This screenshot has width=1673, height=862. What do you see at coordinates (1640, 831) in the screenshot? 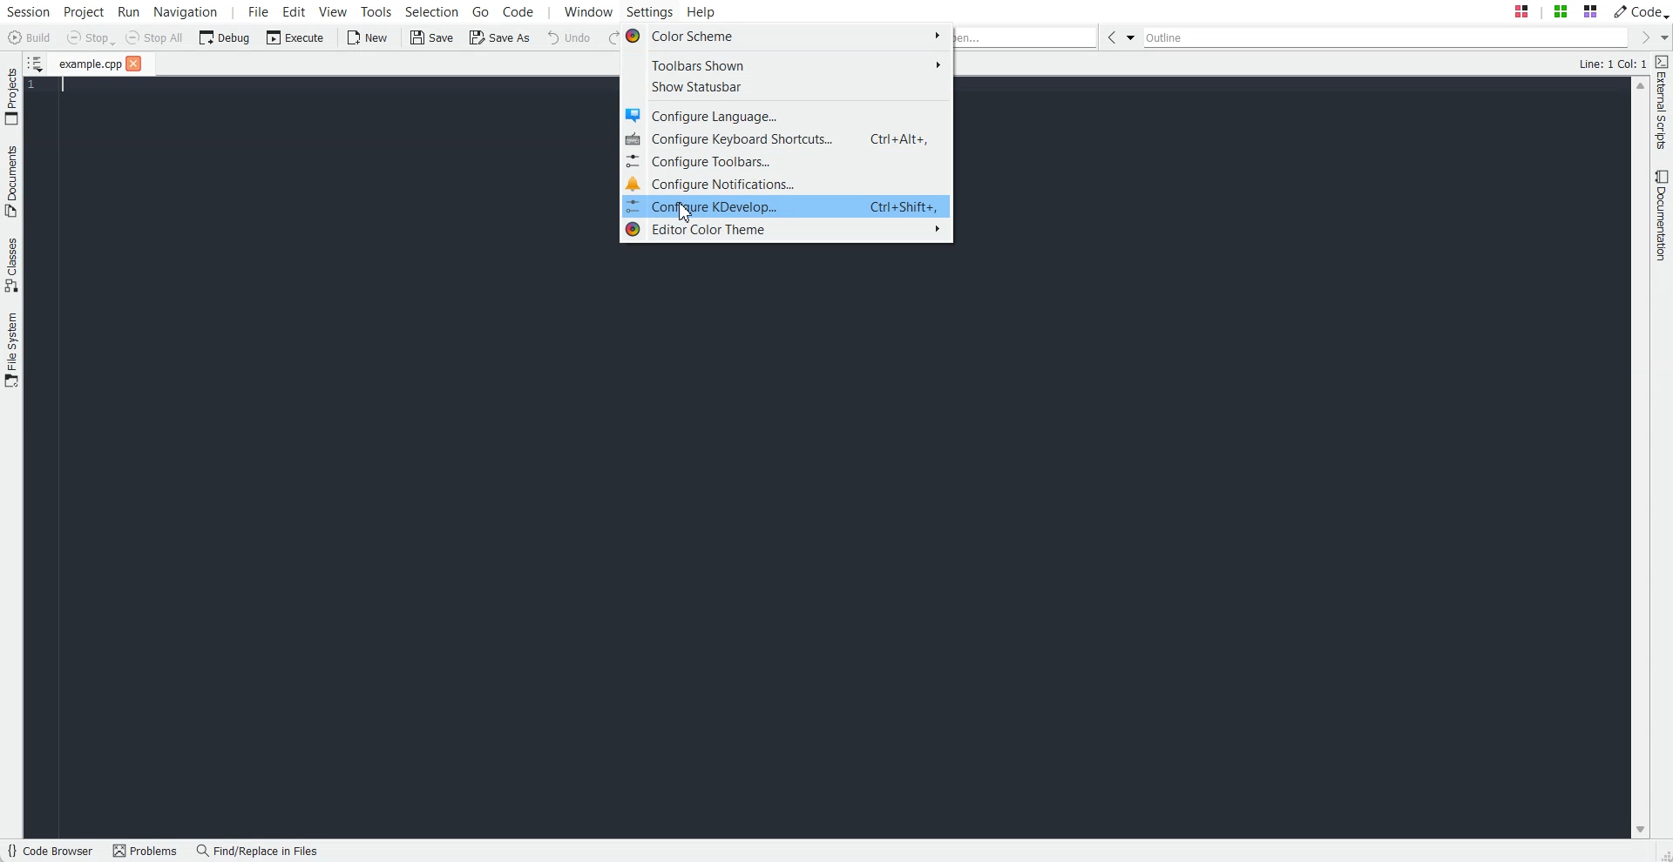
I see `Scroll down` at bounding box center [1640, 831].